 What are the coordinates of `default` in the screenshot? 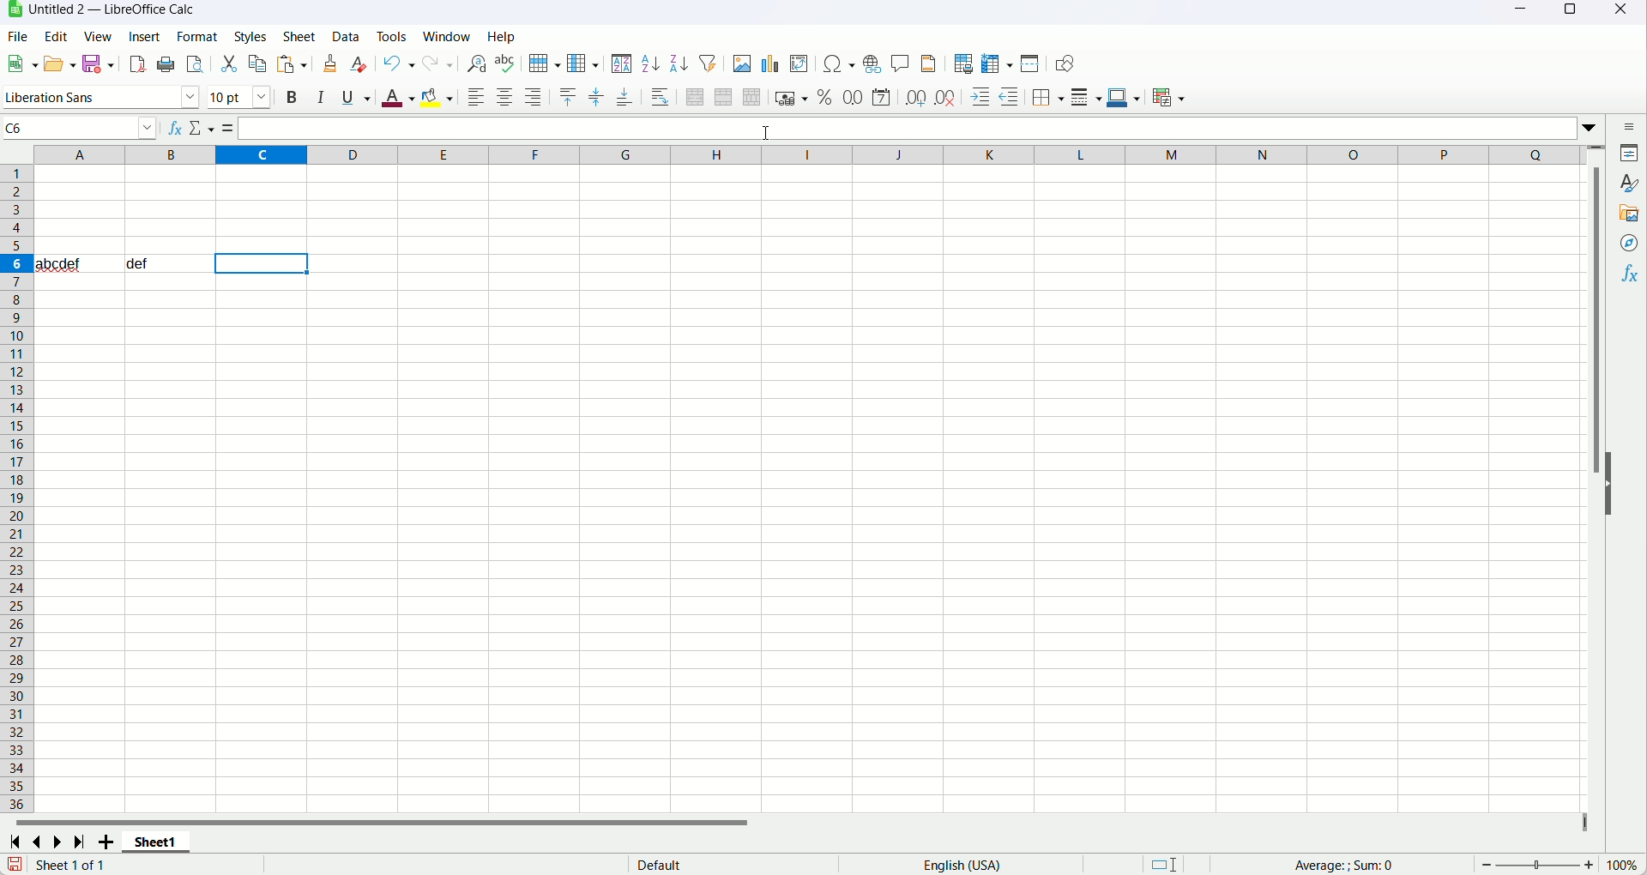 It's located at (658, 864).